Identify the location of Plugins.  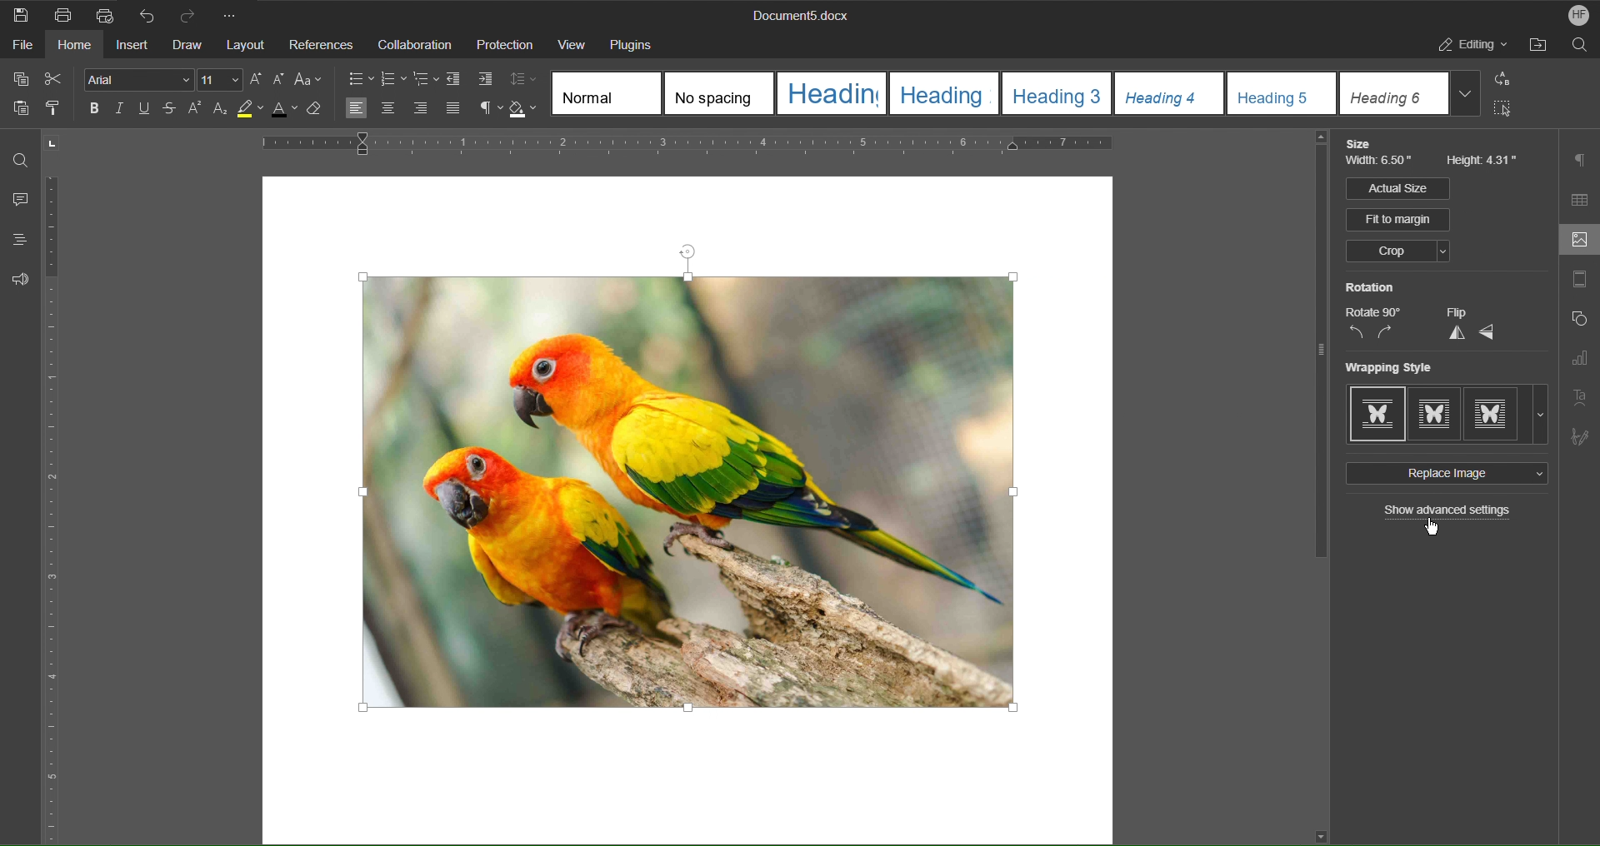
(637, 43).